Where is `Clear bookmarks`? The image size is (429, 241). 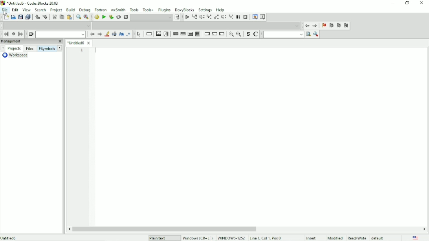 Clear bookmarks is located at coordinates (346, 26).